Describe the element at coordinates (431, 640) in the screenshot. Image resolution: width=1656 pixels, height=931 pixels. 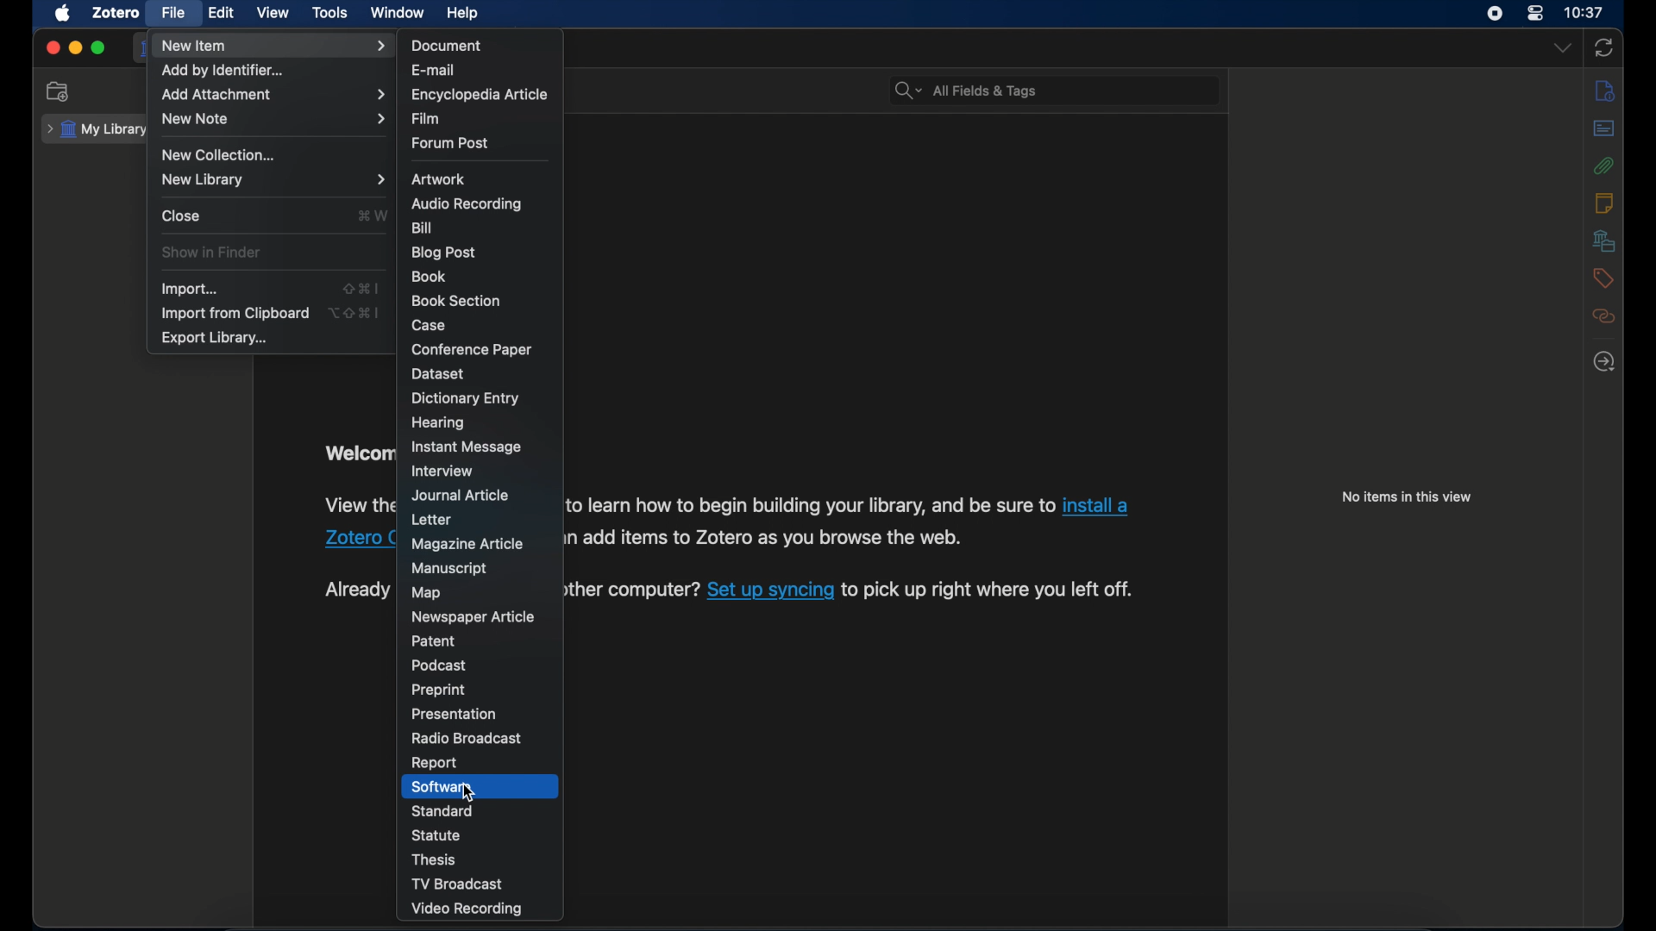
I see `patent` at that location.